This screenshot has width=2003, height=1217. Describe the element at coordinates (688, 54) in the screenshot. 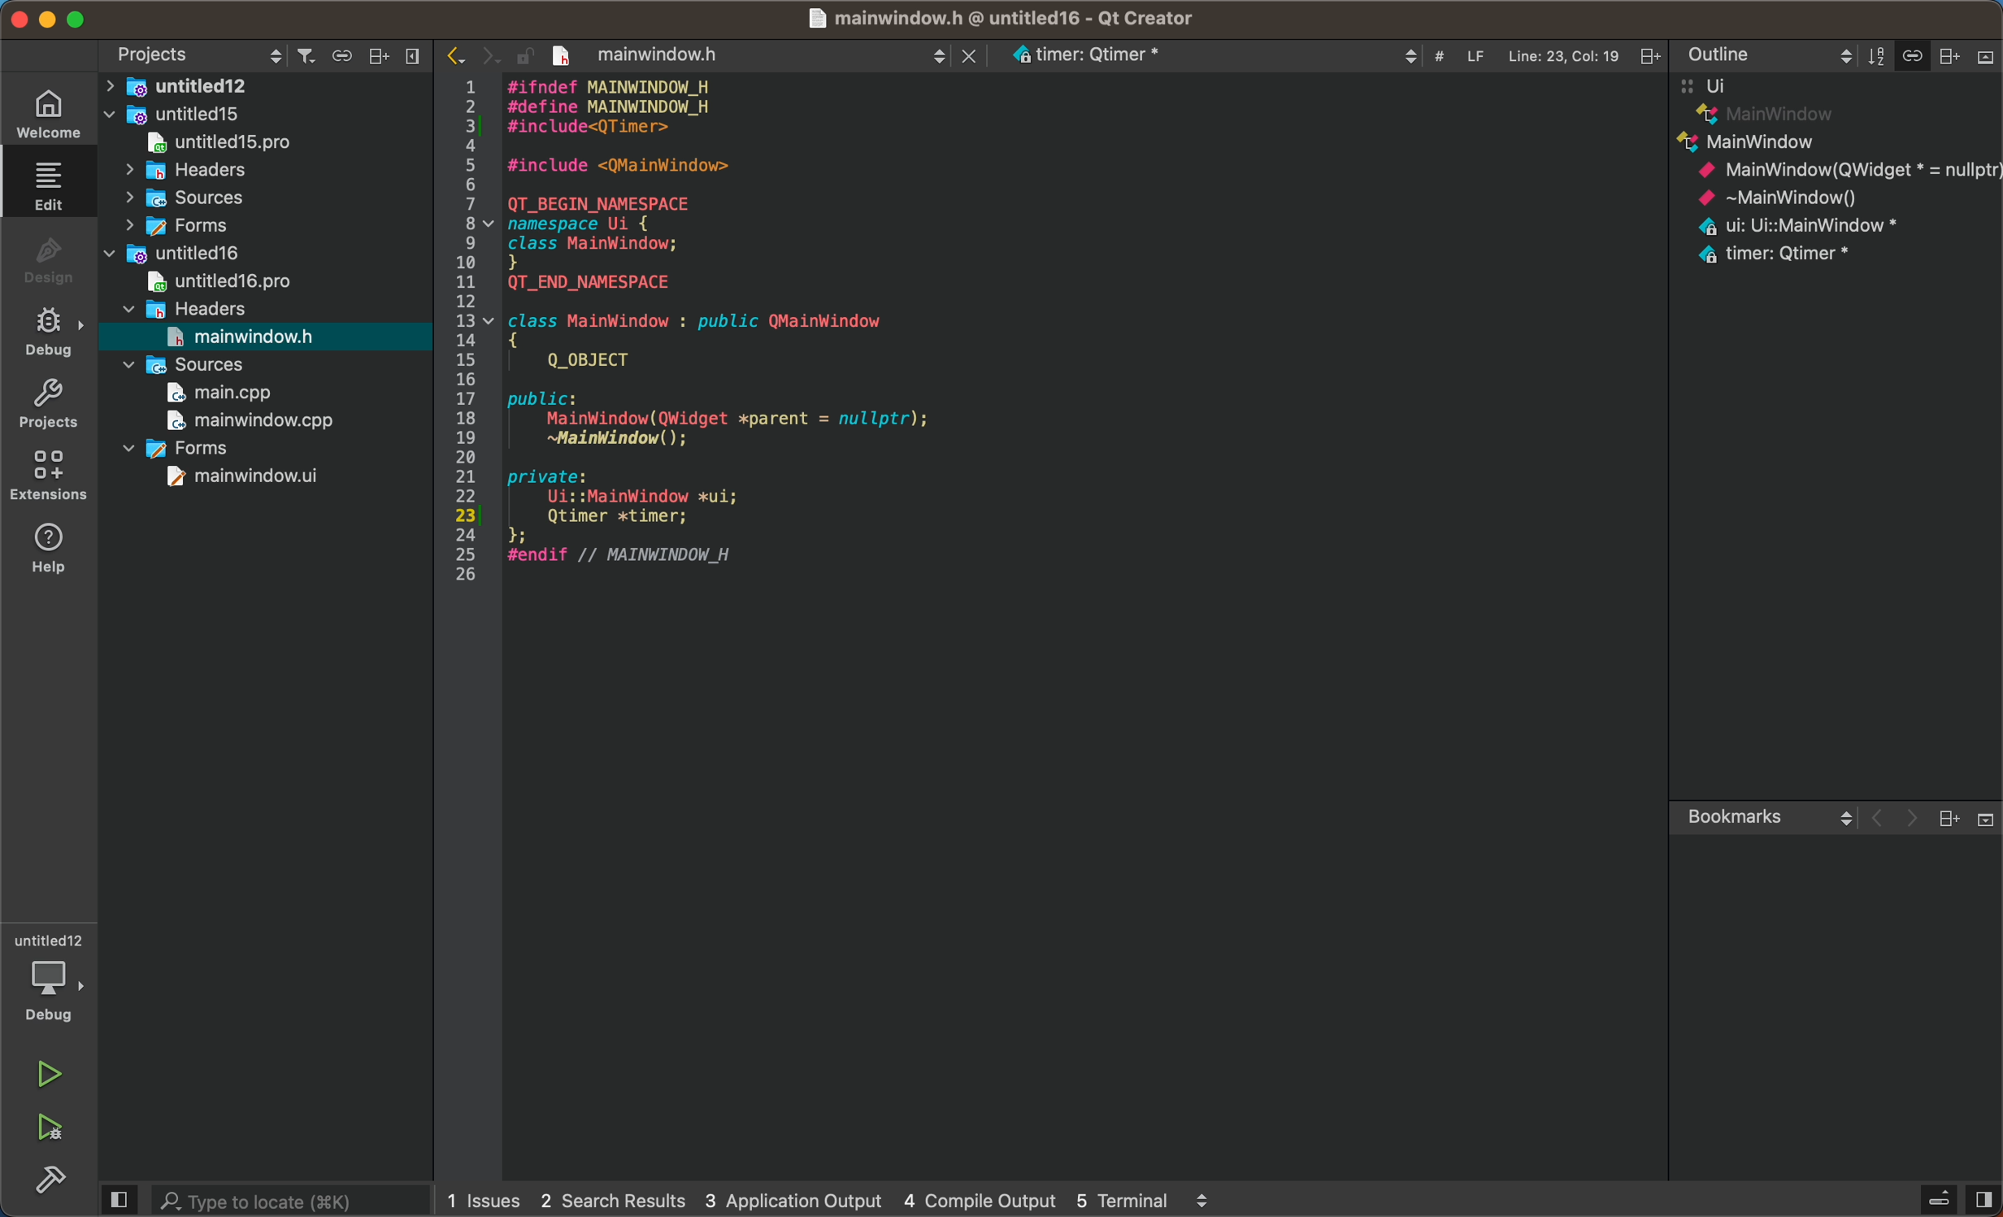

I see `after save` at that location.